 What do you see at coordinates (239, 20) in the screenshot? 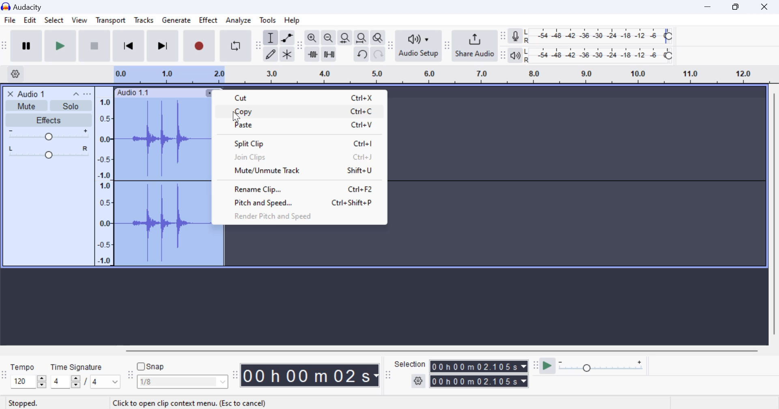
I see `Analyze` at bounding box center [239, 20].